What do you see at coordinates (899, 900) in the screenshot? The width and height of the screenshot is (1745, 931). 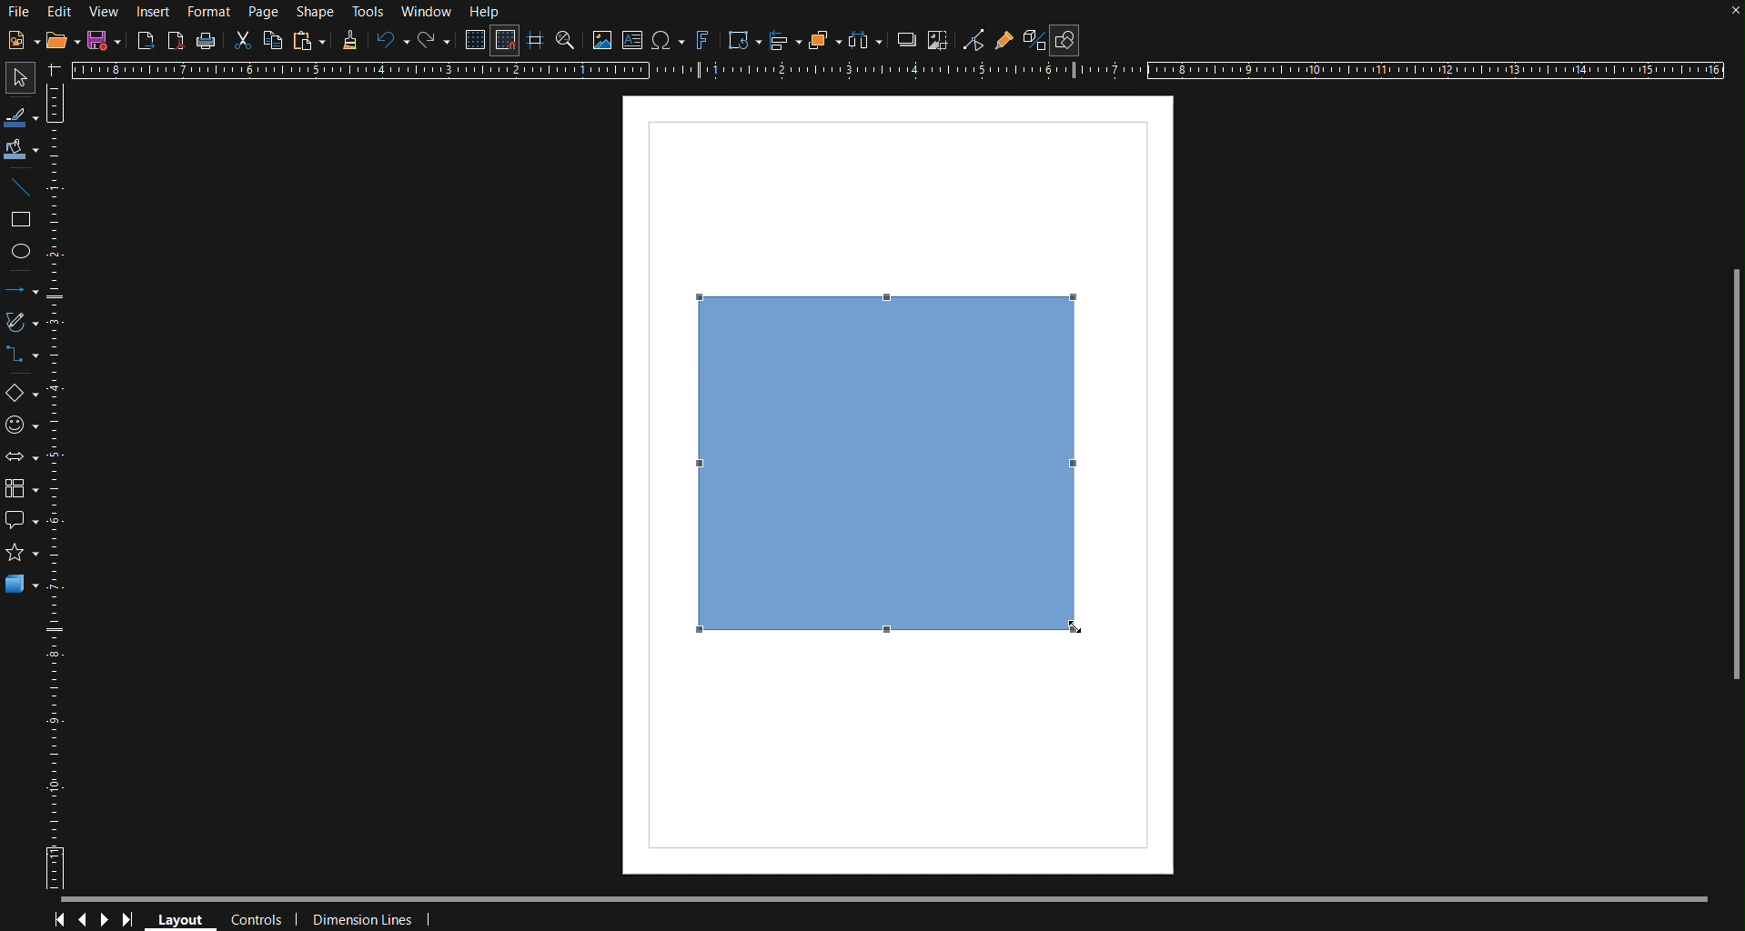 I see `Scrollbar` at bounding box center [899, 900].